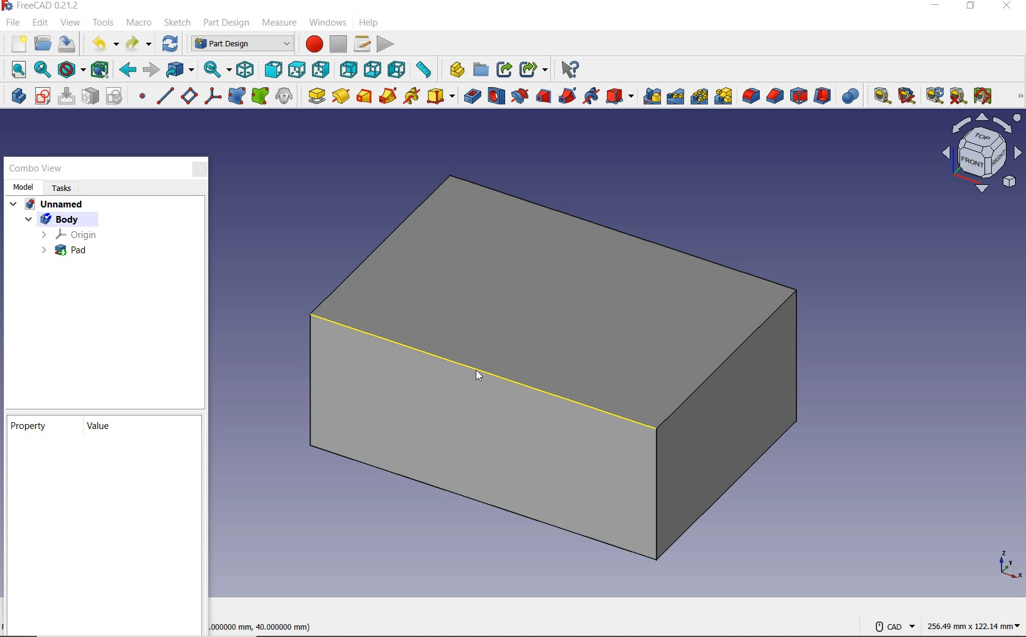 This screenshot has height=637, width=1026. I want to click on additive helix, so click(412, 96).